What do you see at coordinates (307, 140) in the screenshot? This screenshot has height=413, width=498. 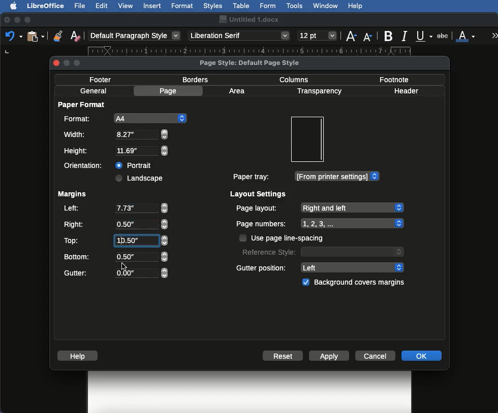 I see `Preview` at bounding box center [307, 140].